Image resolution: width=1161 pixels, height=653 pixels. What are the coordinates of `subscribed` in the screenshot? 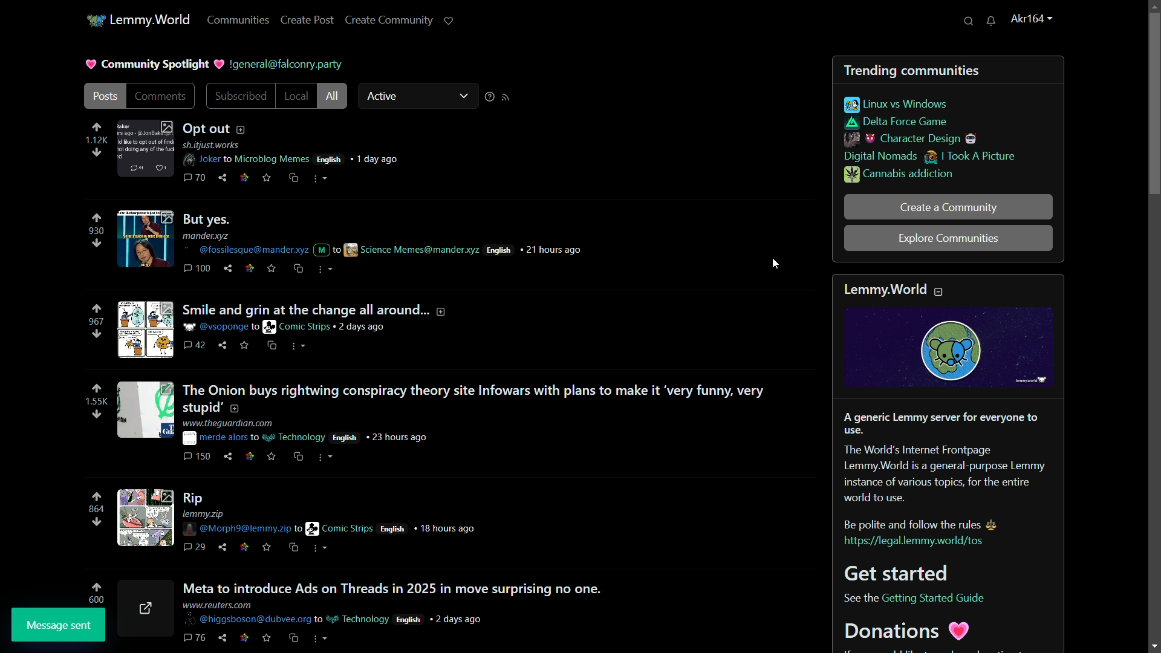 It's located at (237, 96).